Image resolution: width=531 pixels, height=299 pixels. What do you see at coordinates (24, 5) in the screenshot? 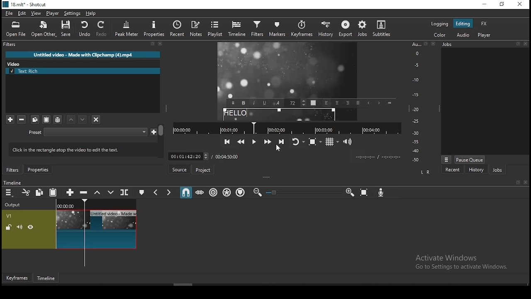
I see `icon and file name` at bounding box center [24, 5].